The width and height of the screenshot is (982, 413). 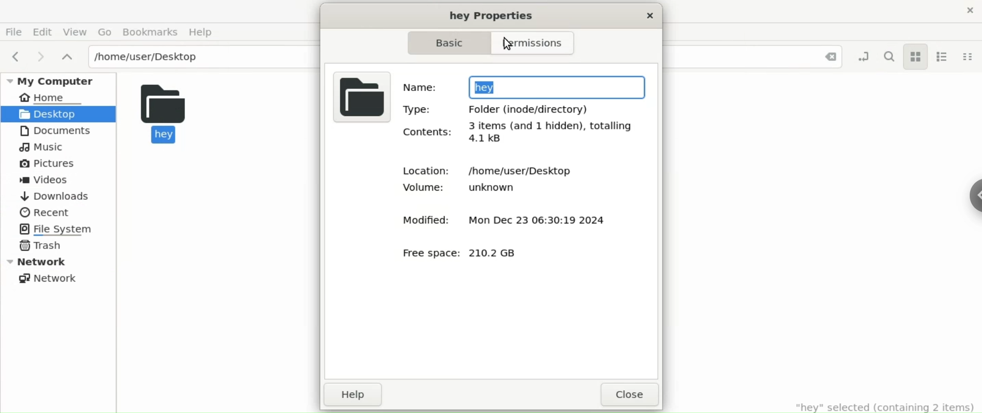 I want to click on Pictures, so click(x=51, y=165).